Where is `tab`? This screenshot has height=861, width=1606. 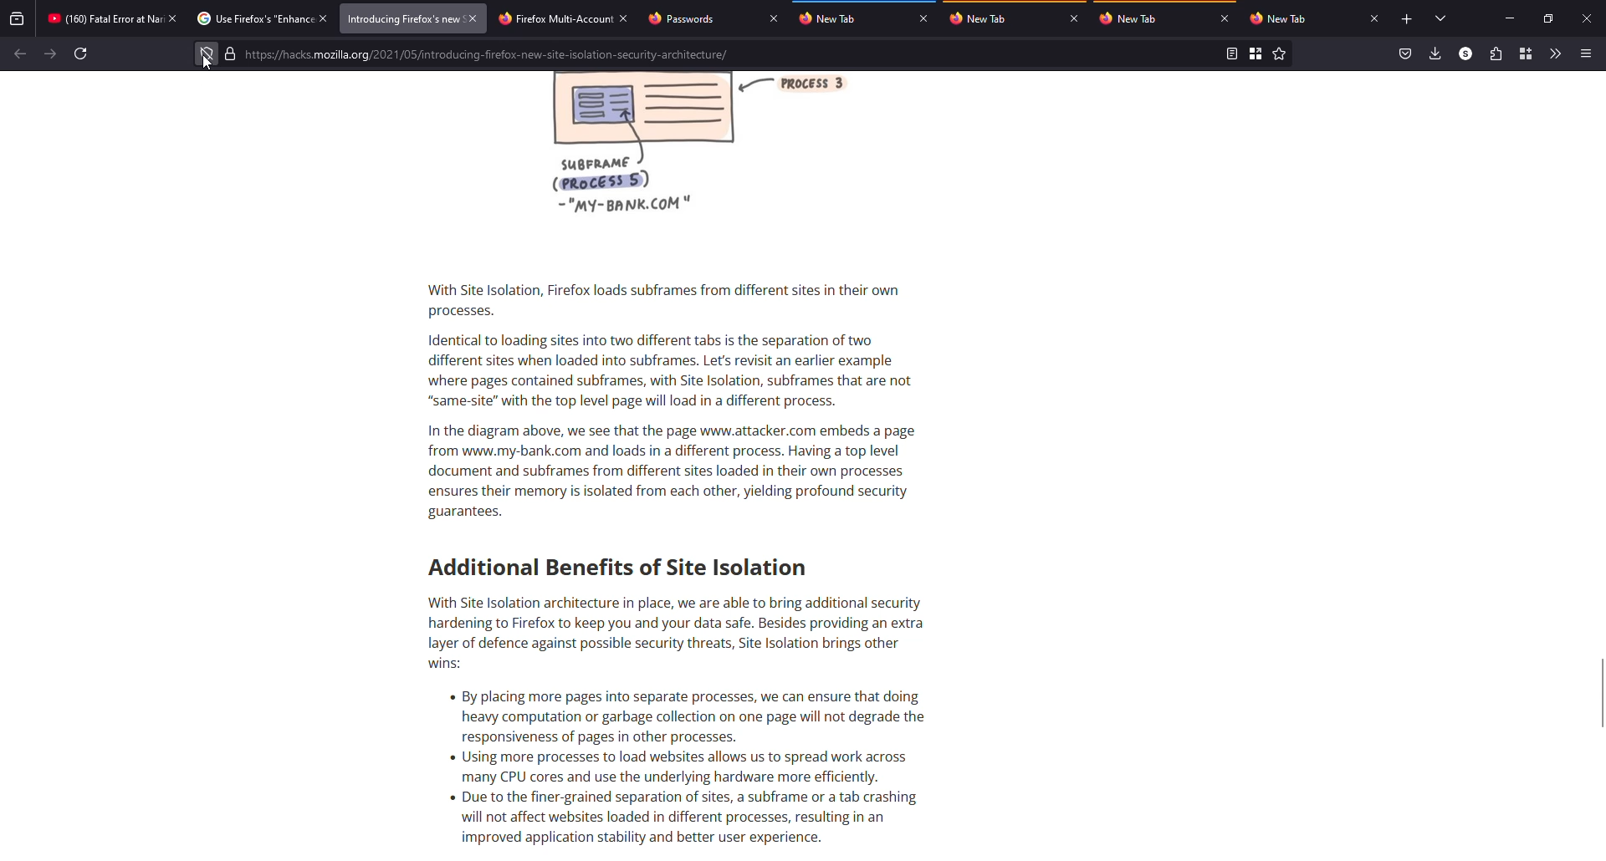 tab is located at coordinates (553, 19).